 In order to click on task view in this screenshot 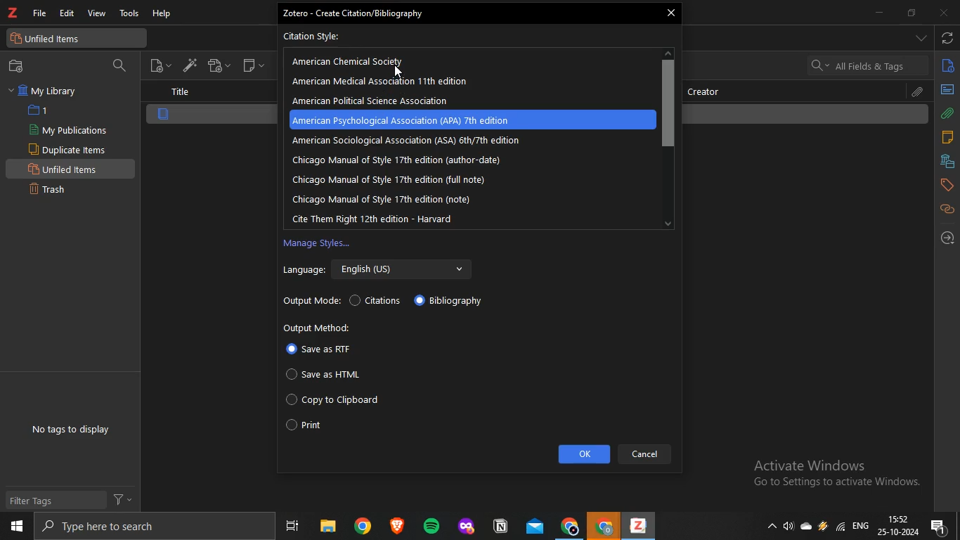, I will do `click(292, 526)`.